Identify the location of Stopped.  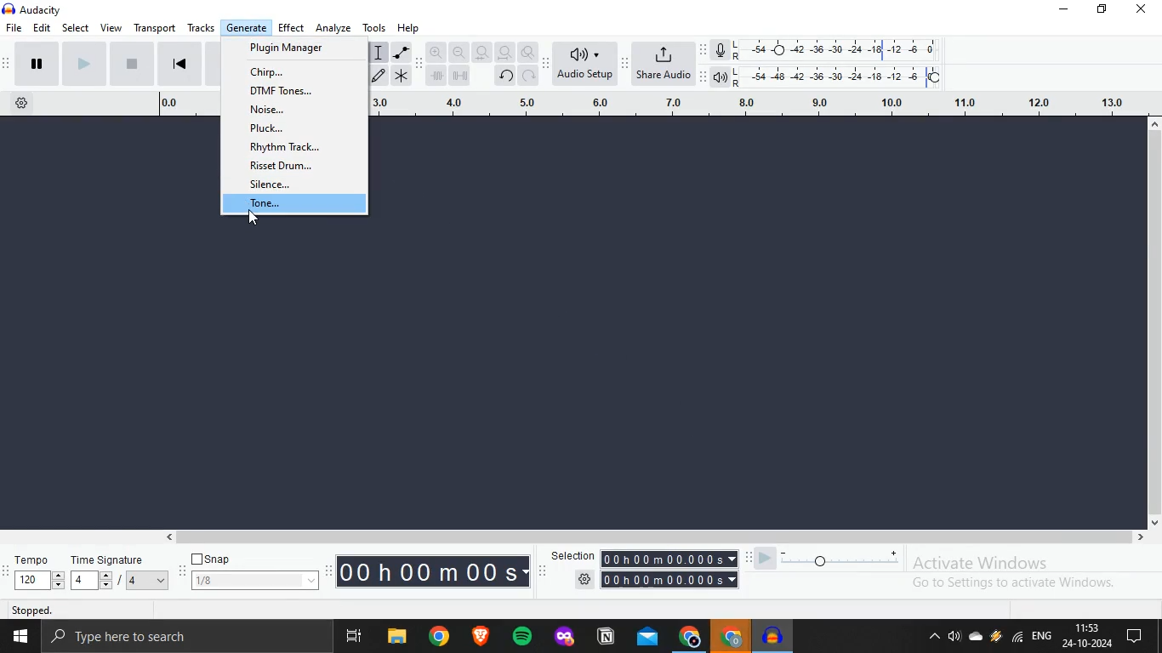
(91, 609).